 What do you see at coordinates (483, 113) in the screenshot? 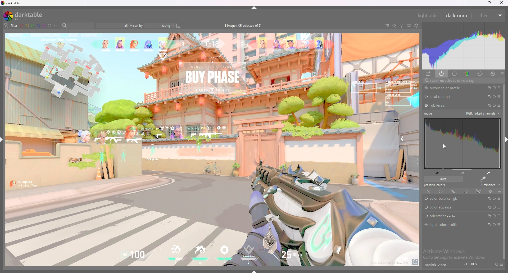
I see `rgb linked channels` at bounding box center [483, 113].